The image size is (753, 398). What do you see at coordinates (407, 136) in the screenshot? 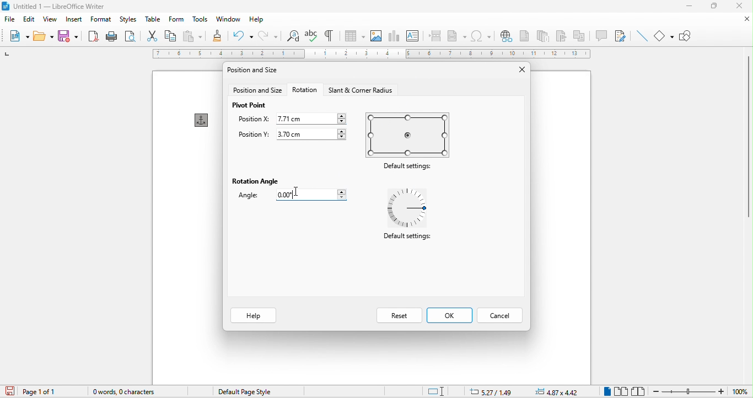
I see `default settings` at bounding box center [407, 136].